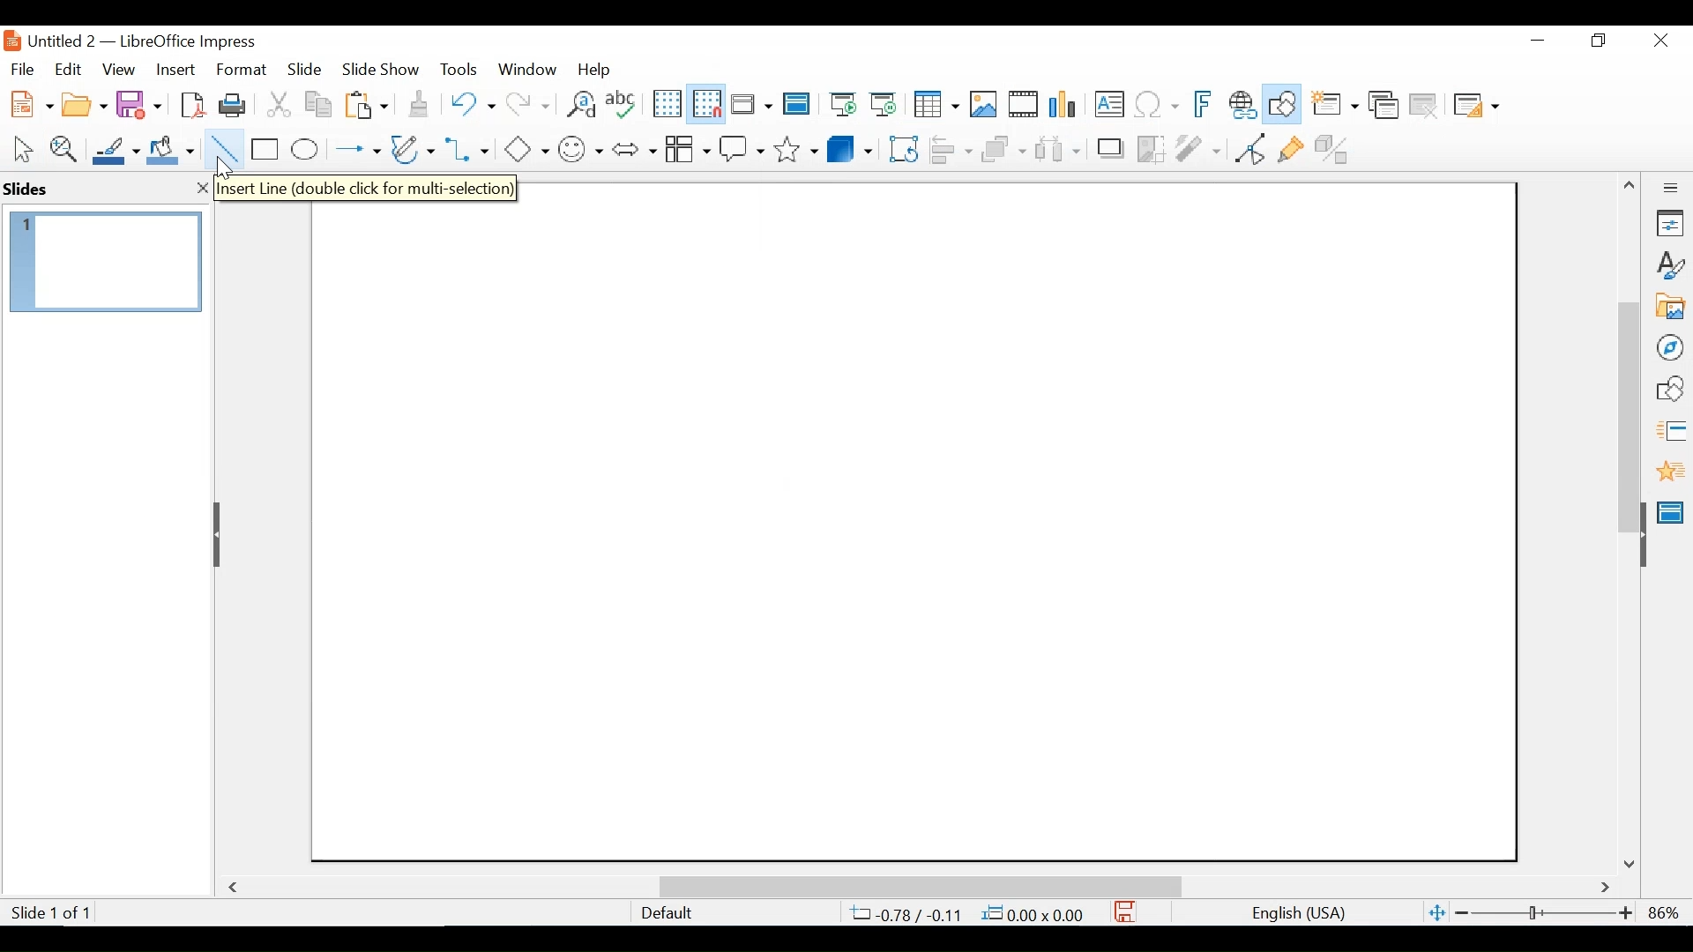 The width and height of the screenshot is (1693, 952). What do you see at coordinates (1334, 106) in the screenshot?
I see `New slide` at bounding box center [1334, 106].